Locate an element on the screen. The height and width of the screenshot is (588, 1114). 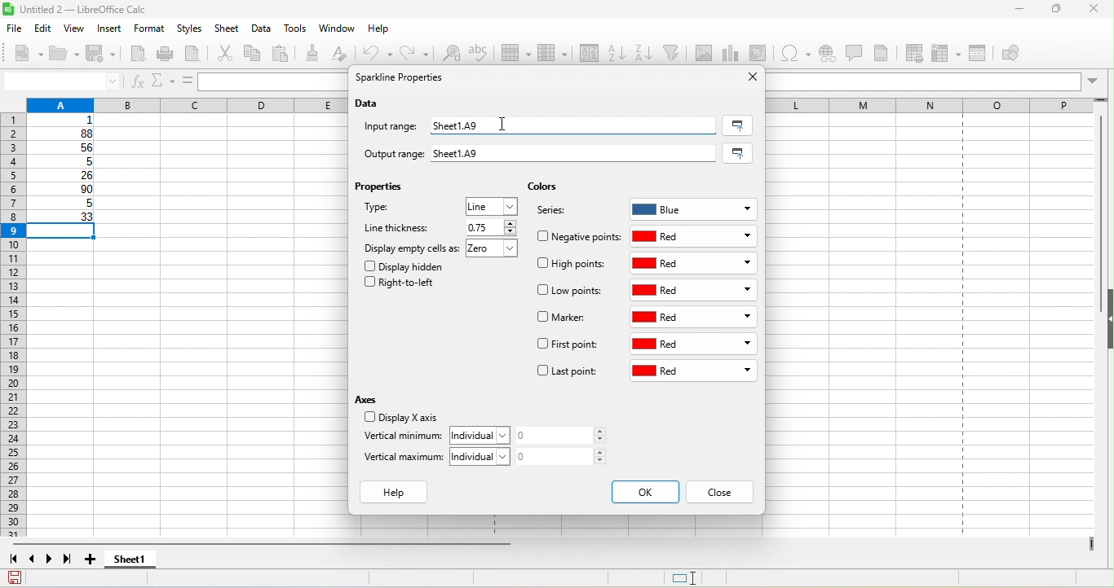
file is located at coordinates (13, 27).